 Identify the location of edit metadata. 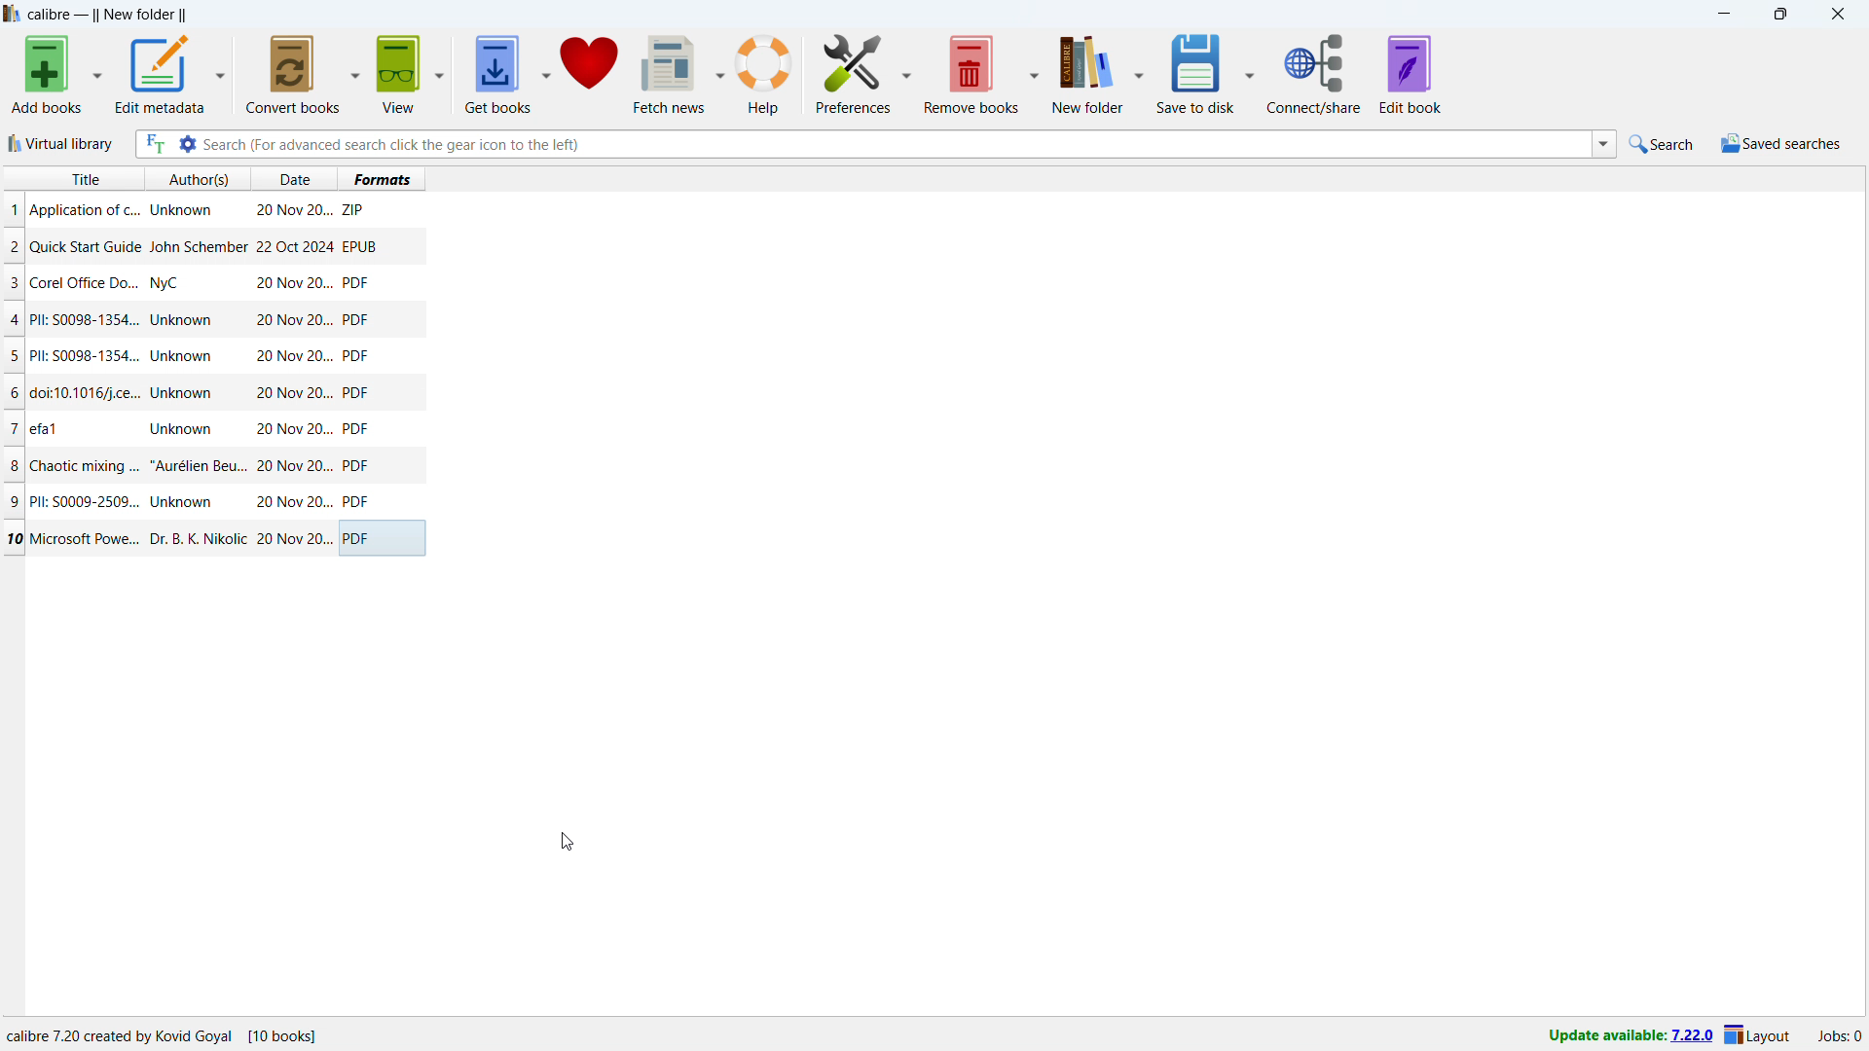
(161, 73).